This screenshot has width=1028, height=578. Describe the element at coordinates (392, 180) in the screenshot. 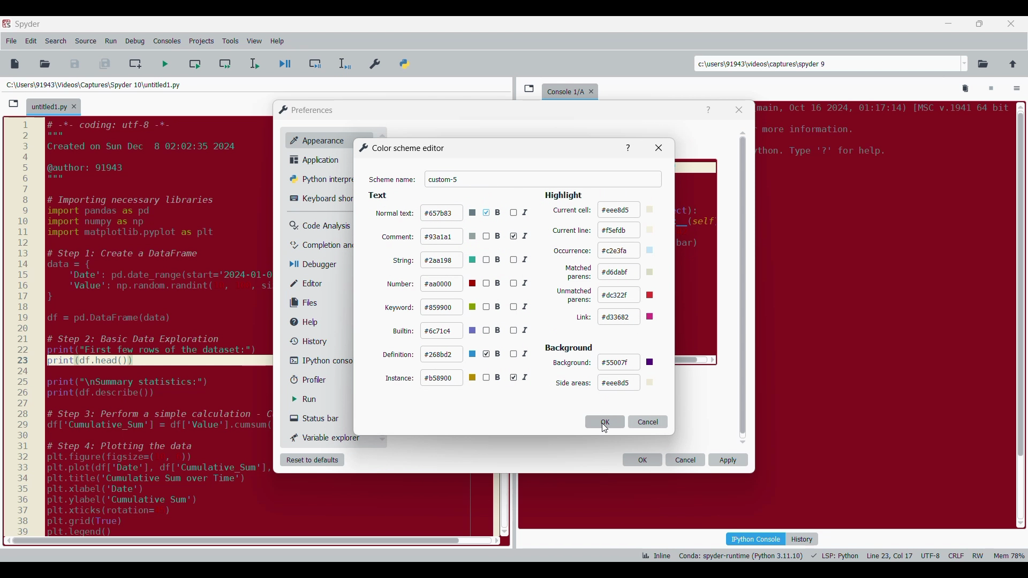

I see `Indicates text box for scheme name` at that location.